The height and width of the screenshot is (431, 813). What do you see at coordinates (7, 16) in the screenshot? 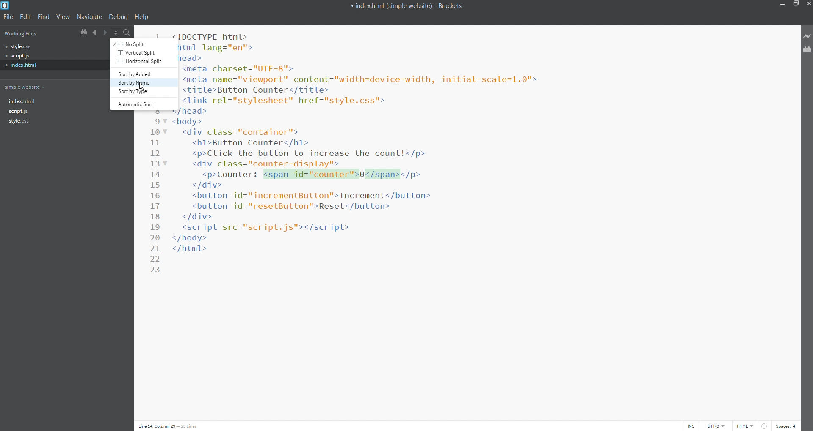
I see `file` at bounding box center [7, 16].